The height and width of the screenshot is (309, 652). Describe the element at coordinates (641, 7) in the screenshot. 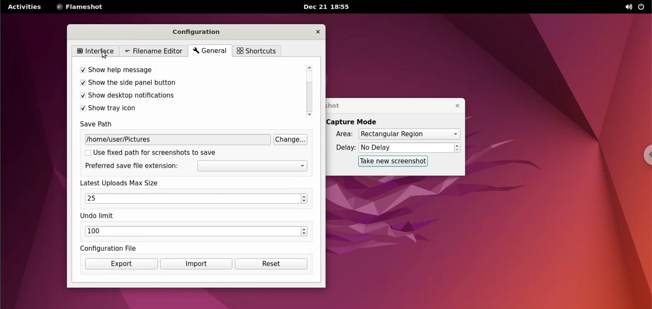

I see `power options` at that location.